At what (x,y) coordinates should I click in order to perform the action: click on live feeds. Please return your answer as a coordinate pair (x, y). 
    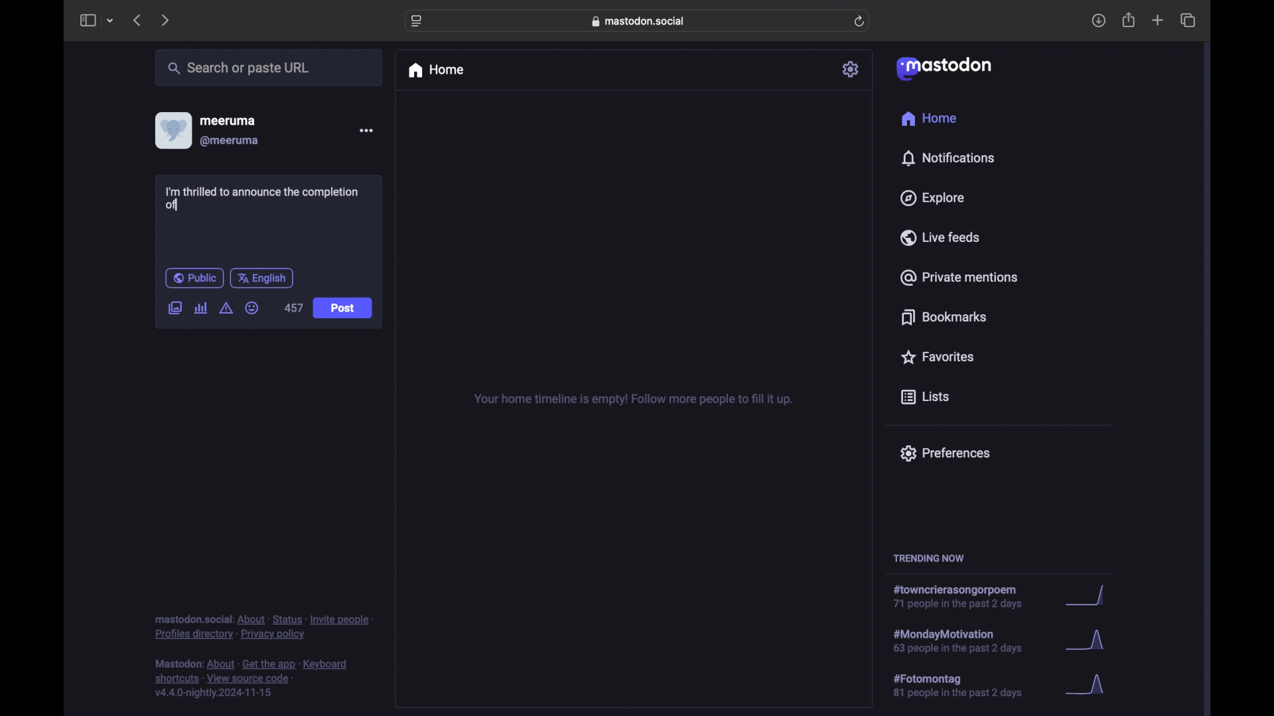
    Looking at the image, I should click on (939, 237).